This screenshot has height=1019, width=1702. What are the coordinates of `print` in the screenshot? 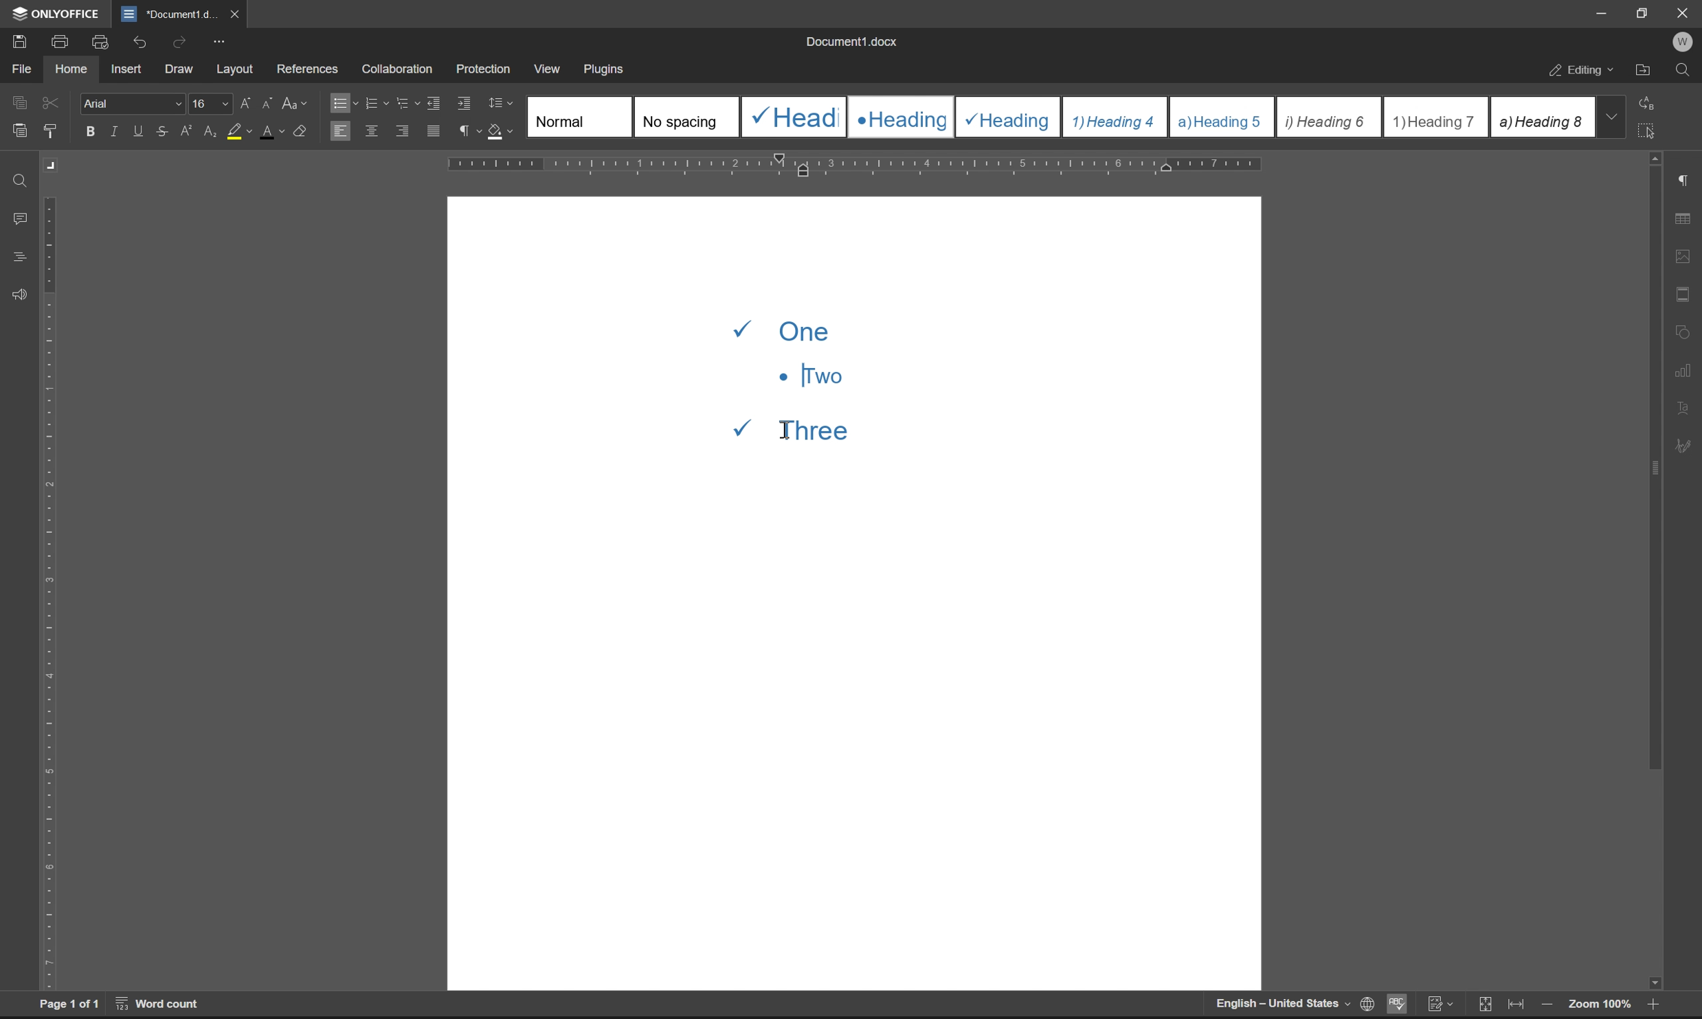 It's located at (64, 40).